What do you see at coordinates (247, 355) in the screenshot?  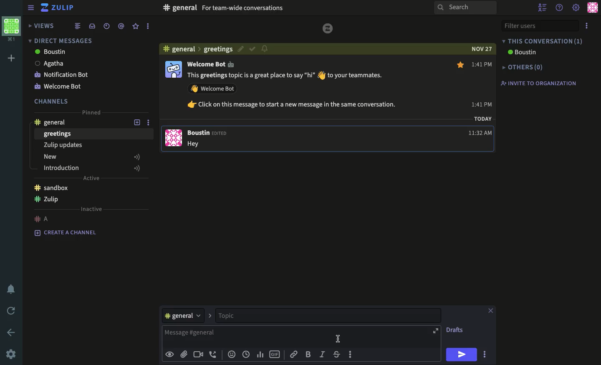 I see `time` at bounding box center [247, 355].